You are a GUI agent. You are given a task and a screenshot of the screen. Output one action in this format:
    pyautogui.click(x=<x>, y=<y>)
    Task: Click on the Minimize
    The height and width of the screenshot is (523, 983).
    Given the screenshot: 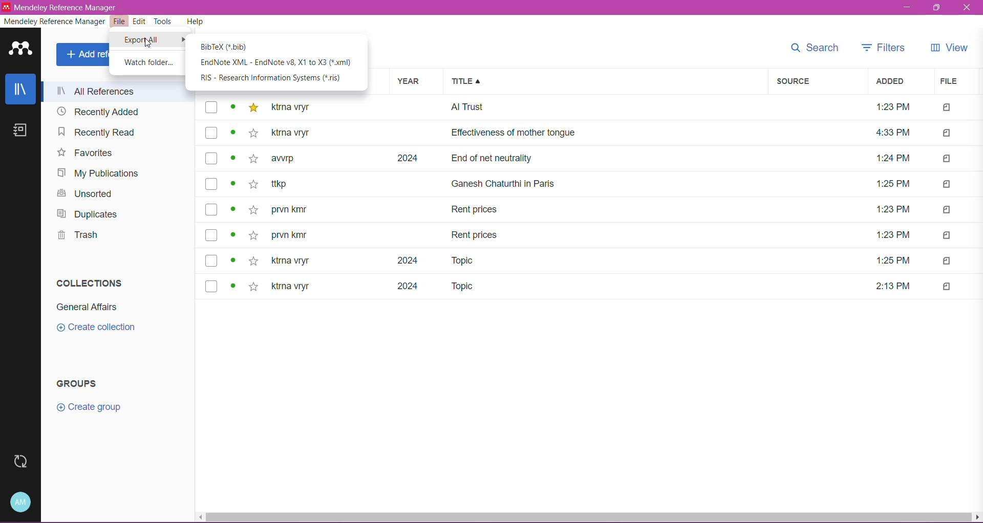 What is the action you would take?
    pyautogui.click(x=909, y=8)
    